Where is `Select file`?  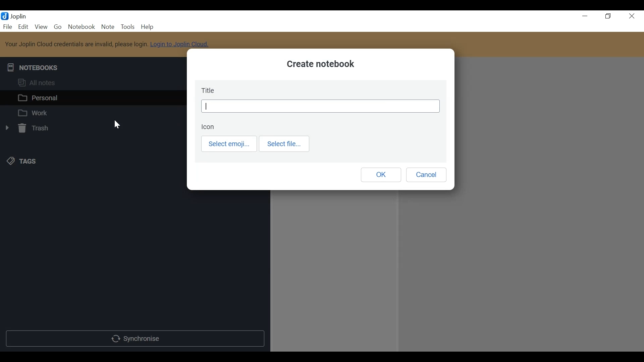
Select file is located at coordinates (285, 143).